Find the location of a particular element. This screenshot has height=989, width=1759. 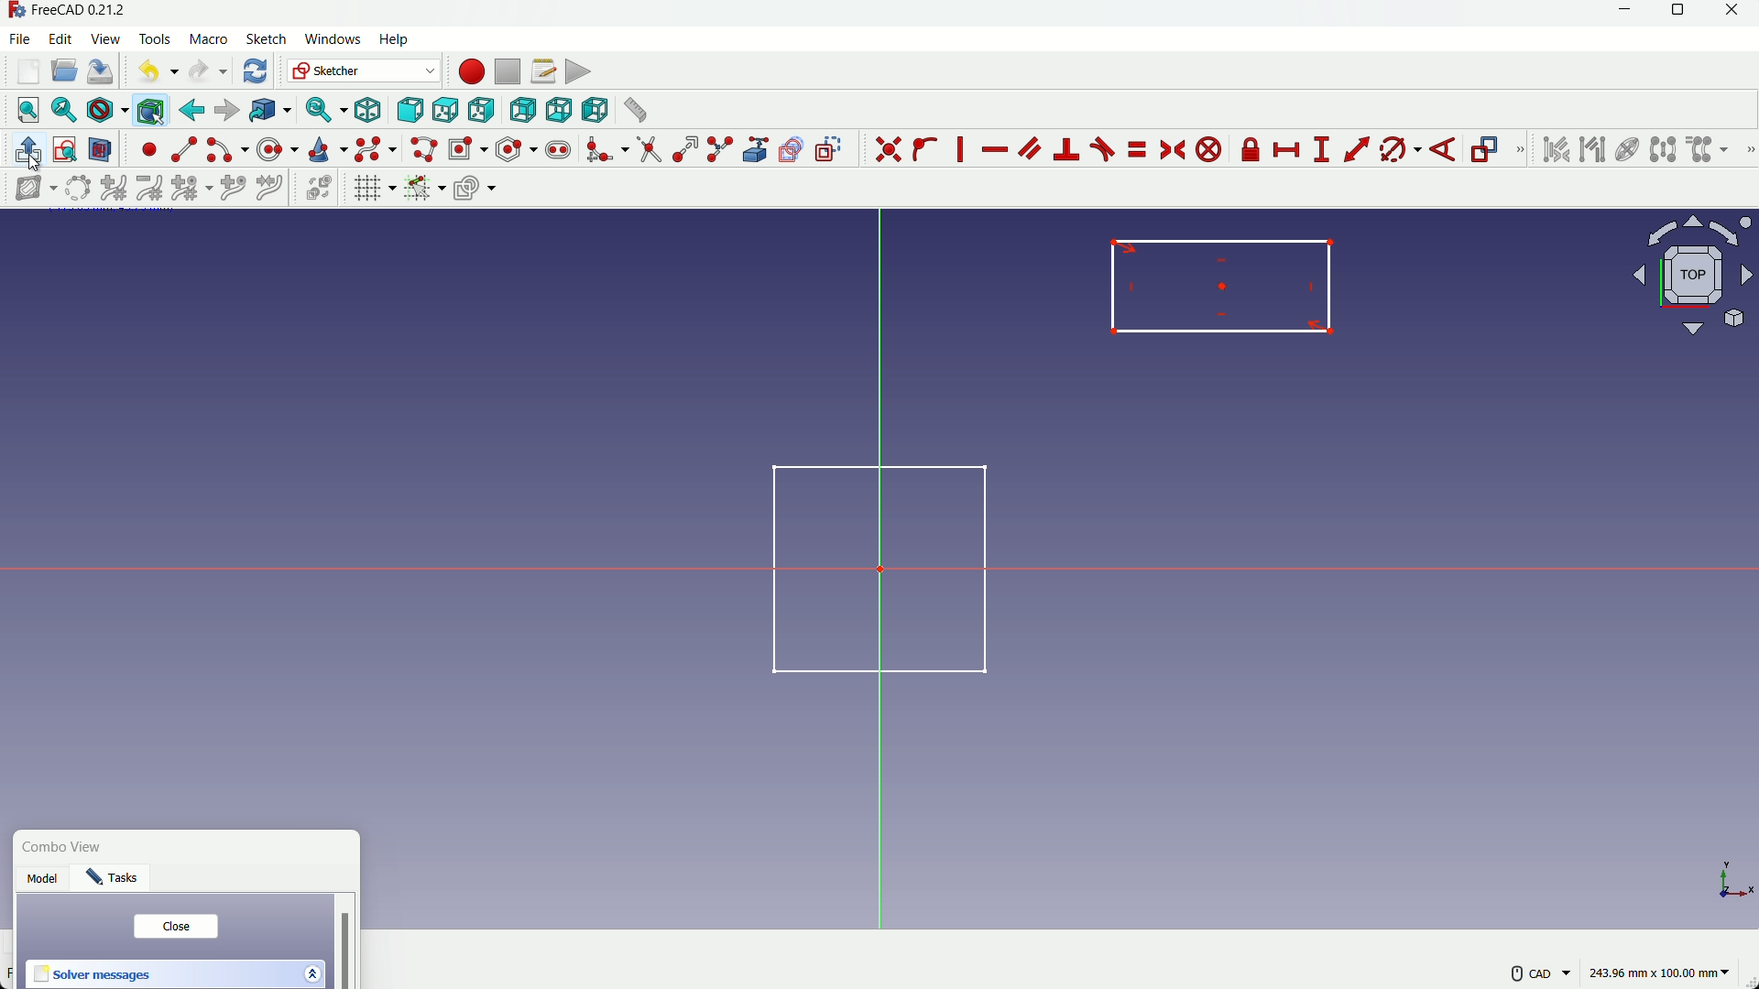

undo is located at coordinates (154, 71).